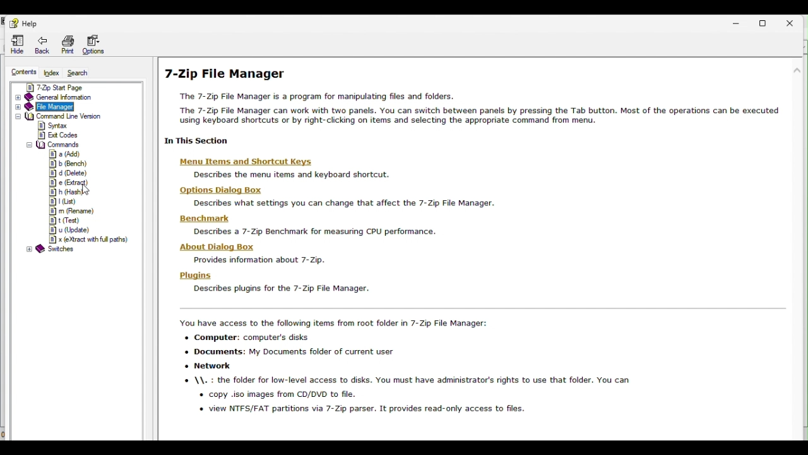 The width and height of the screenshot is (808, 455). I want to click on Commands, so click(52, 145).